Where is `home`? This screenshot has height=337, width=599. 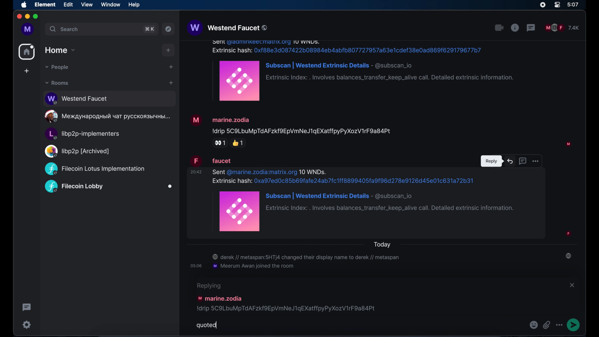 home is located at coordinates (27, 52).